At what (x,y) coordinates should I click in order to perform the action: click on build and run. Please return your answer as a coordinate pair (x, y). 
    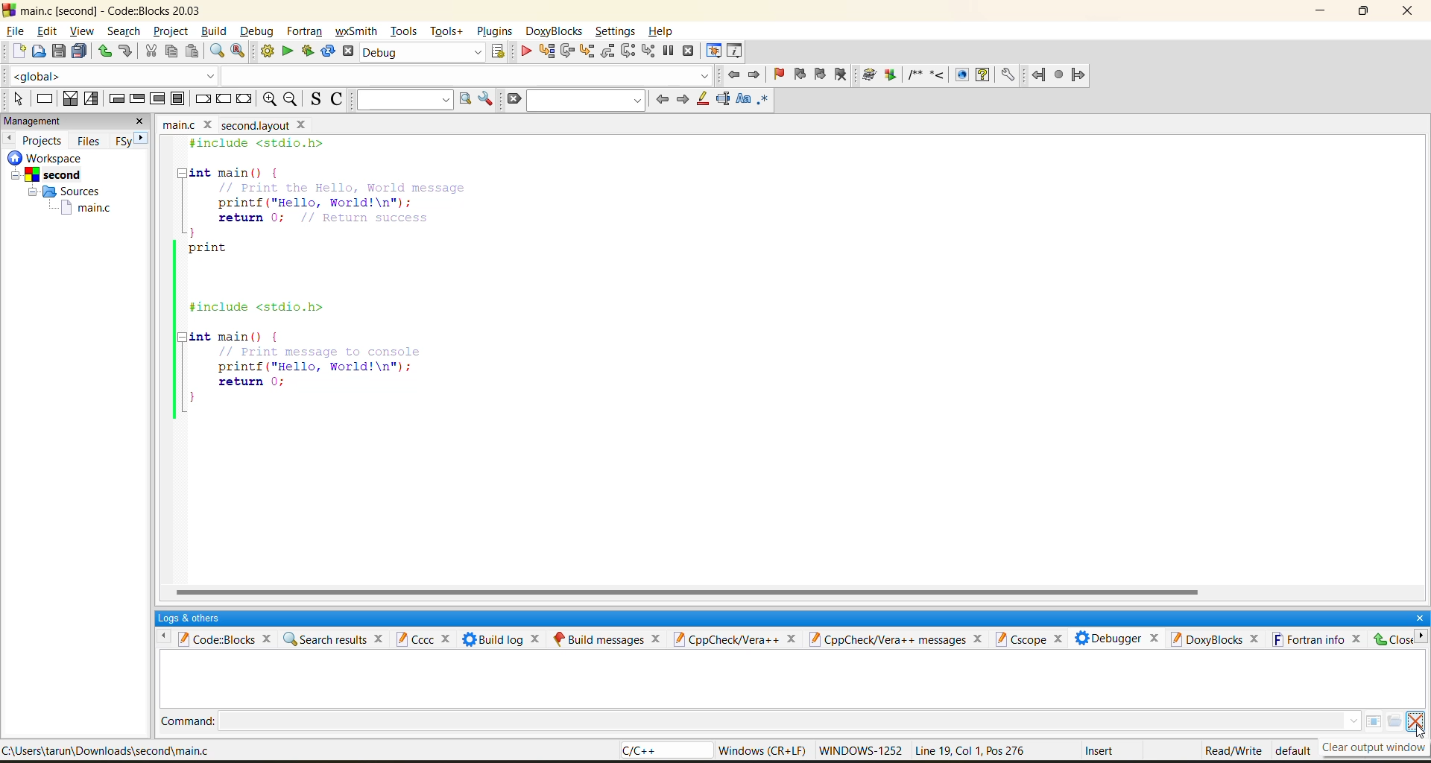
    Looking at the image, I should click on (306, 50).